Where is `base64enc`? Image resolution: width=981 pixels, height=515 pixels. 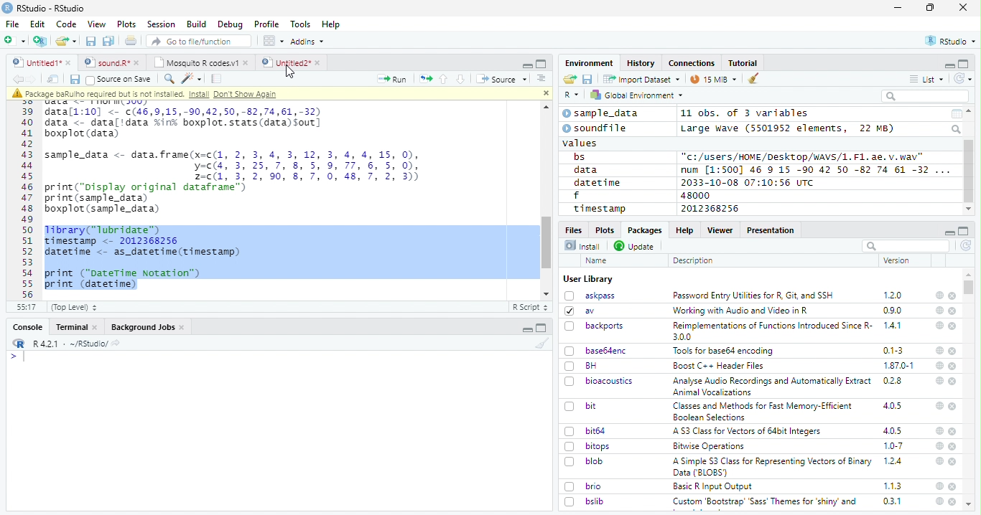 base64enc is located at coordinates (596, 350).